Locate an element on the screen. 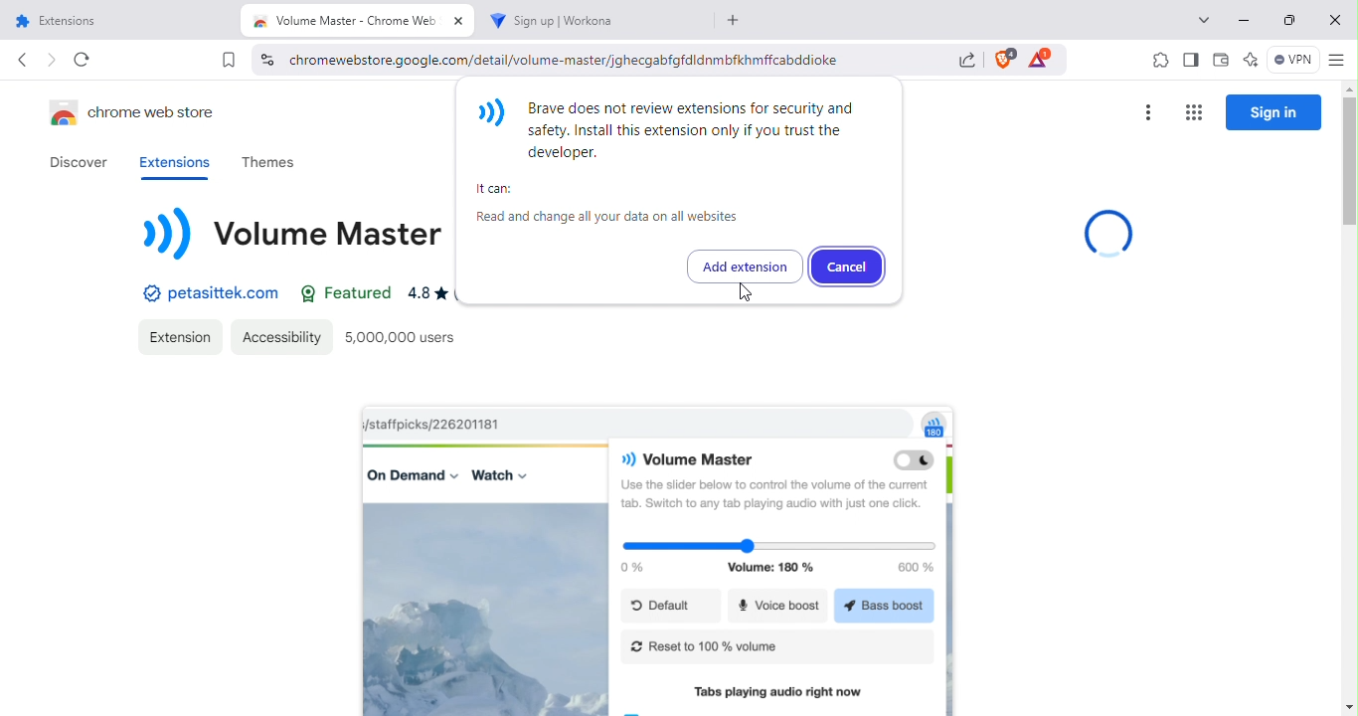 The image size is (1358, 716). volume master chrome web is located at coordinates (357, 20).